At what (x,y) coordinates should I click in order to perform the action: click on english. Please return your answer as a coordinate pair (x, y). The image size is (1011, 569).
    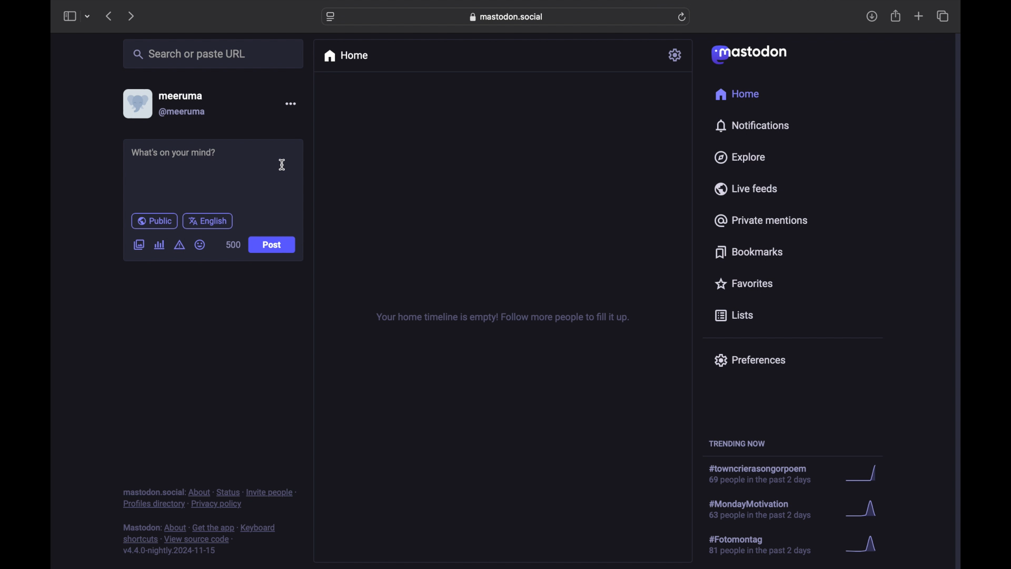
    Looking at the image, I should click on (208, 221).